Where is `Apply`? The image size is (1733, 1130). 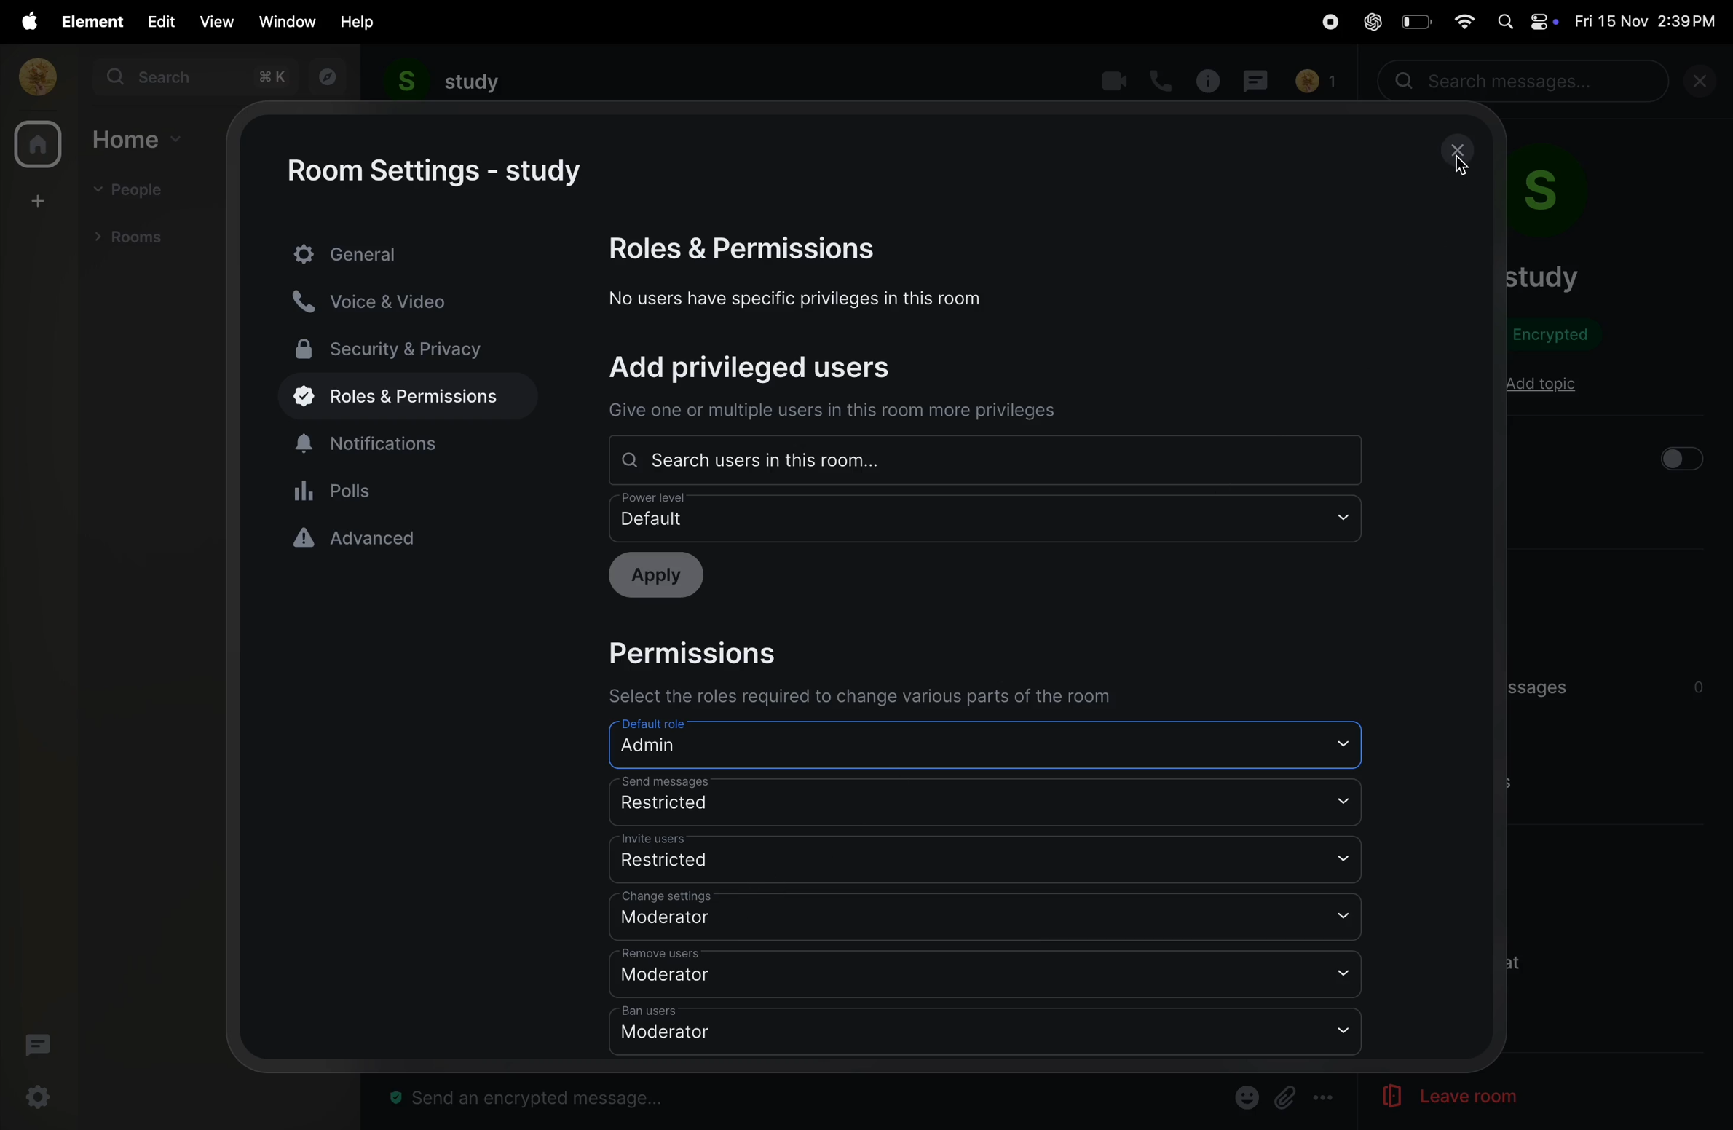 Apply is located at coordinates (662, 574).